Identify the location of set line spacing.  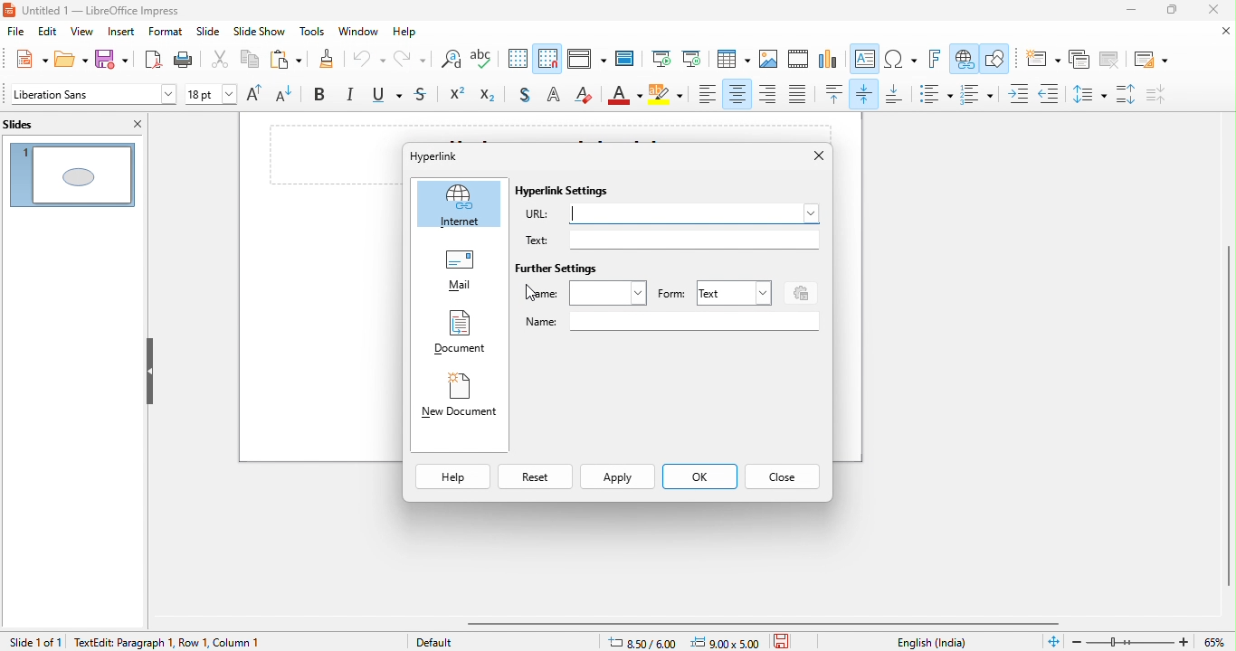
(1088, 93).